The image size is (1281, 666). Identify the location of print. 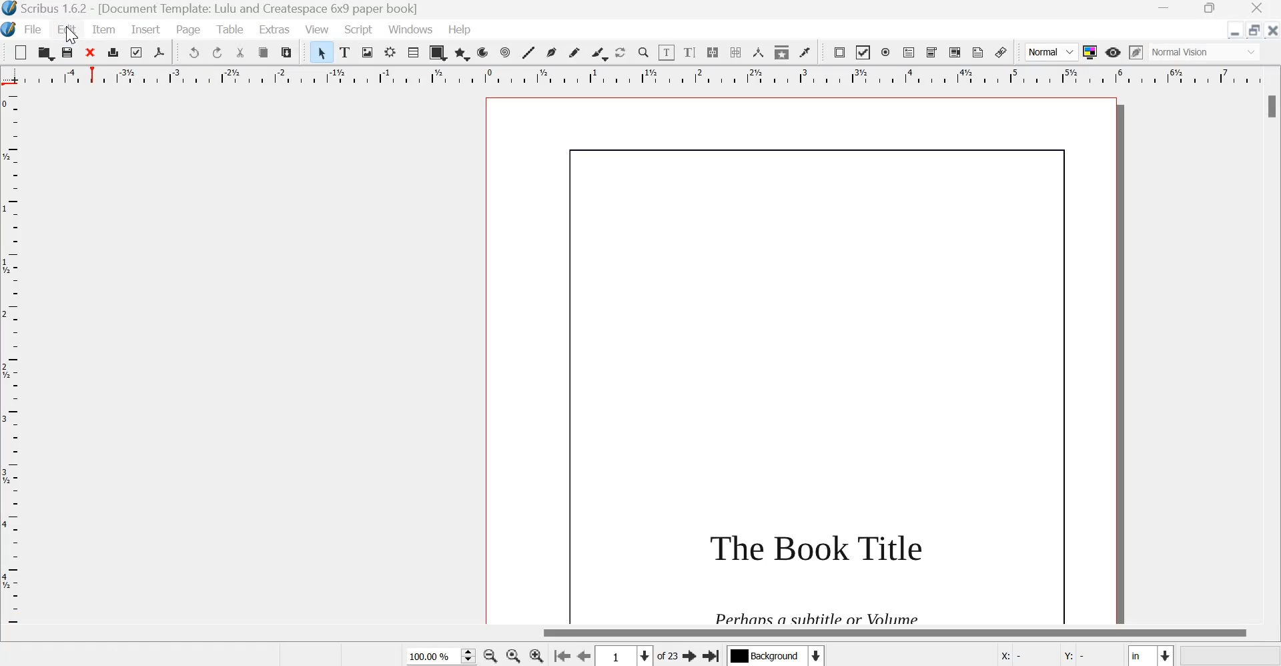
(113, 51).